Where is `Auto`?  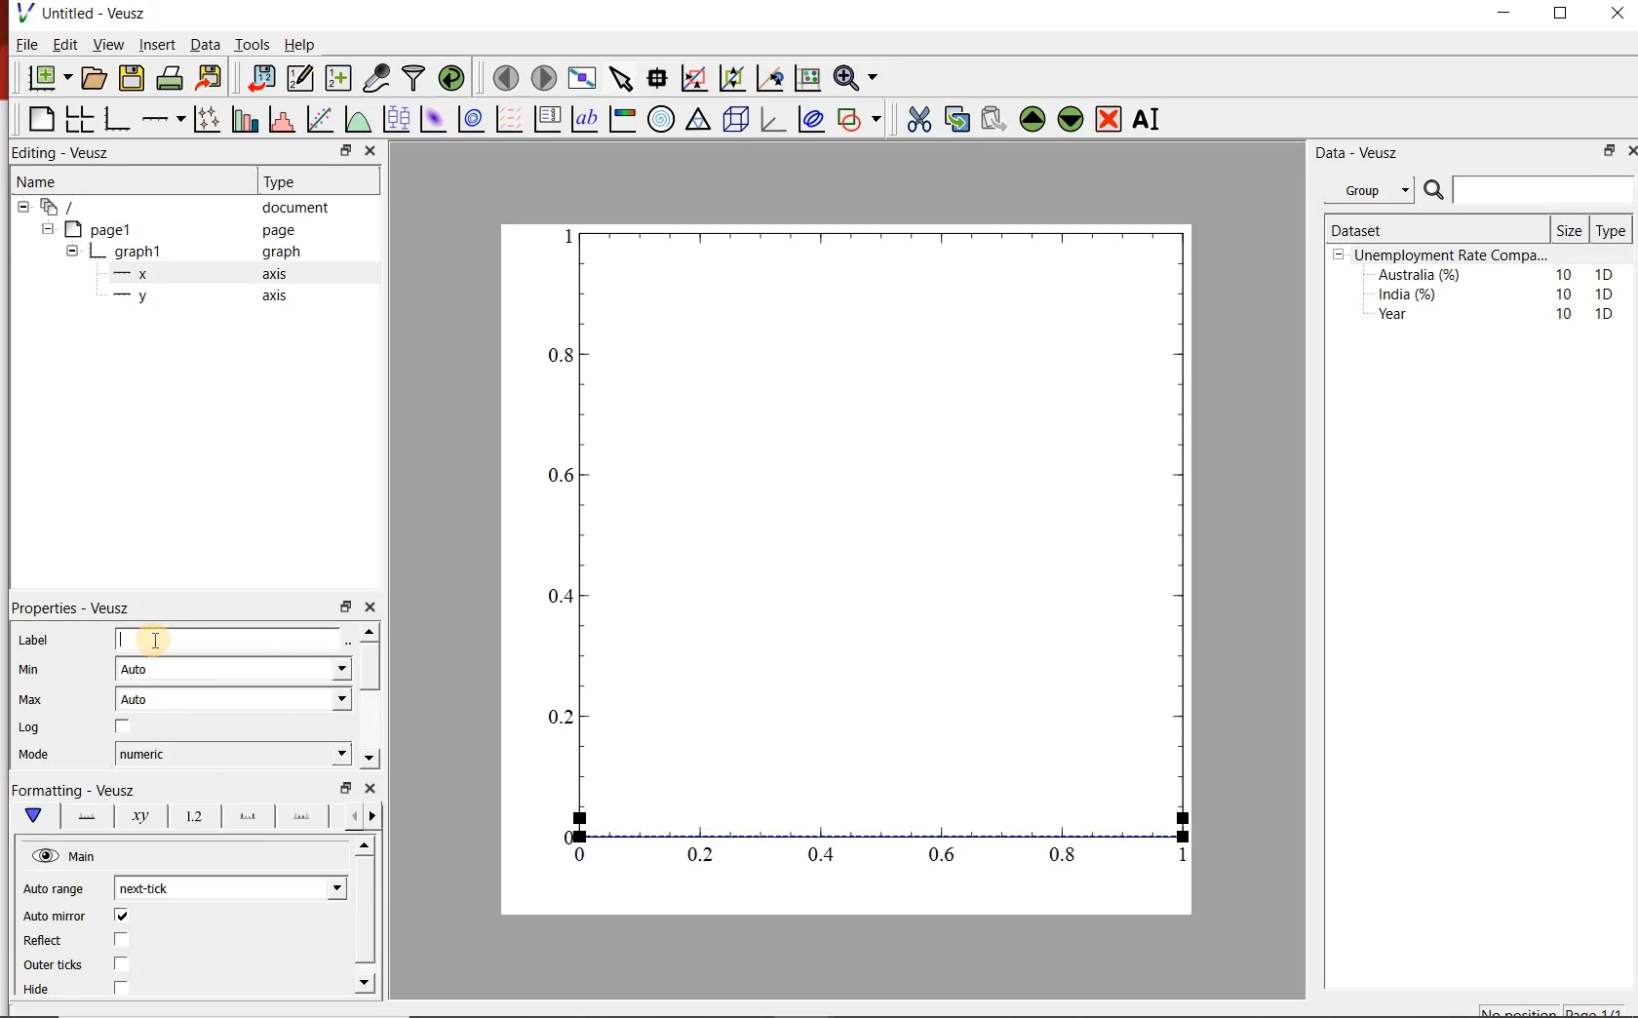 Auto is located at coordinates (235, 699).